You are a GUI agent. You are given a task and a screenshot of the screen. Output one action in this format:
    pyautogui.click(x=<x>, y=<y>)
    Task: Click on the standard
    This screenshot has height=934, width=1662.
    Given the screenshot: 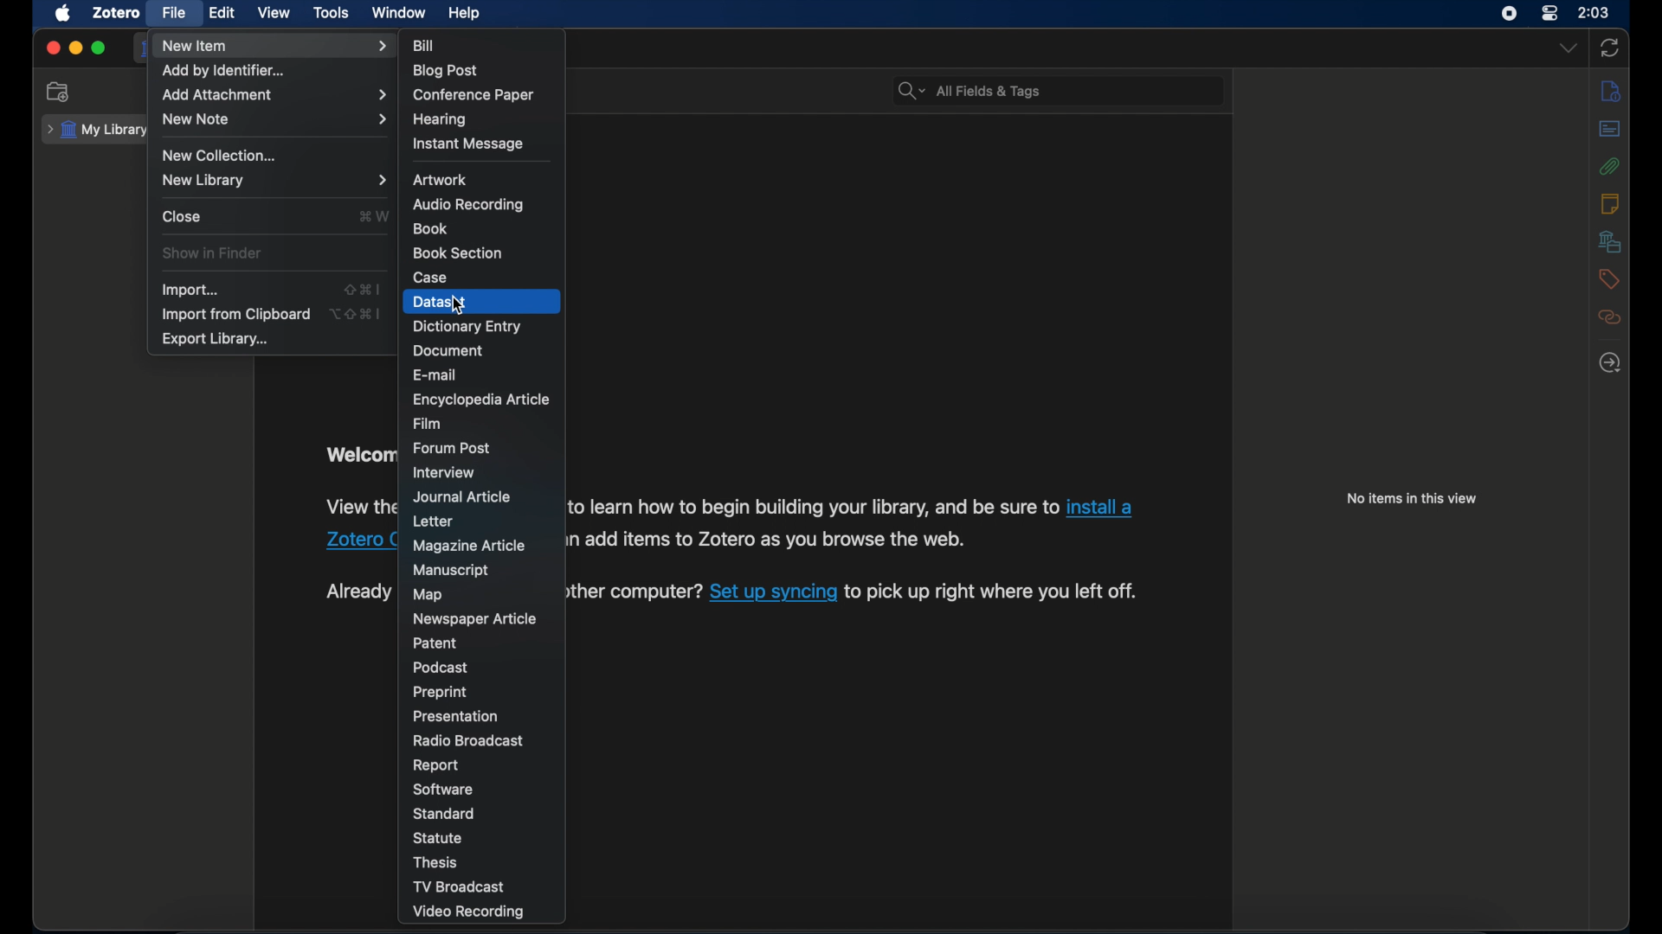 What is the action you would take?
    pyautogui.click(x=443, y=813)
    